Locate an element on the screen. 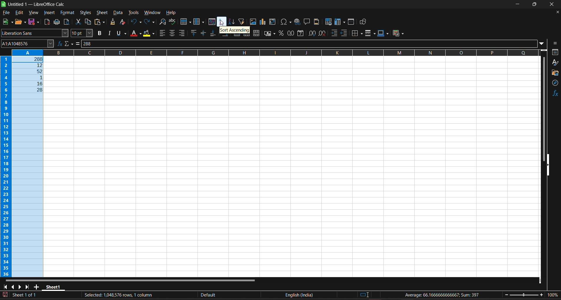  find and replace is located at coordinates (162, 22).